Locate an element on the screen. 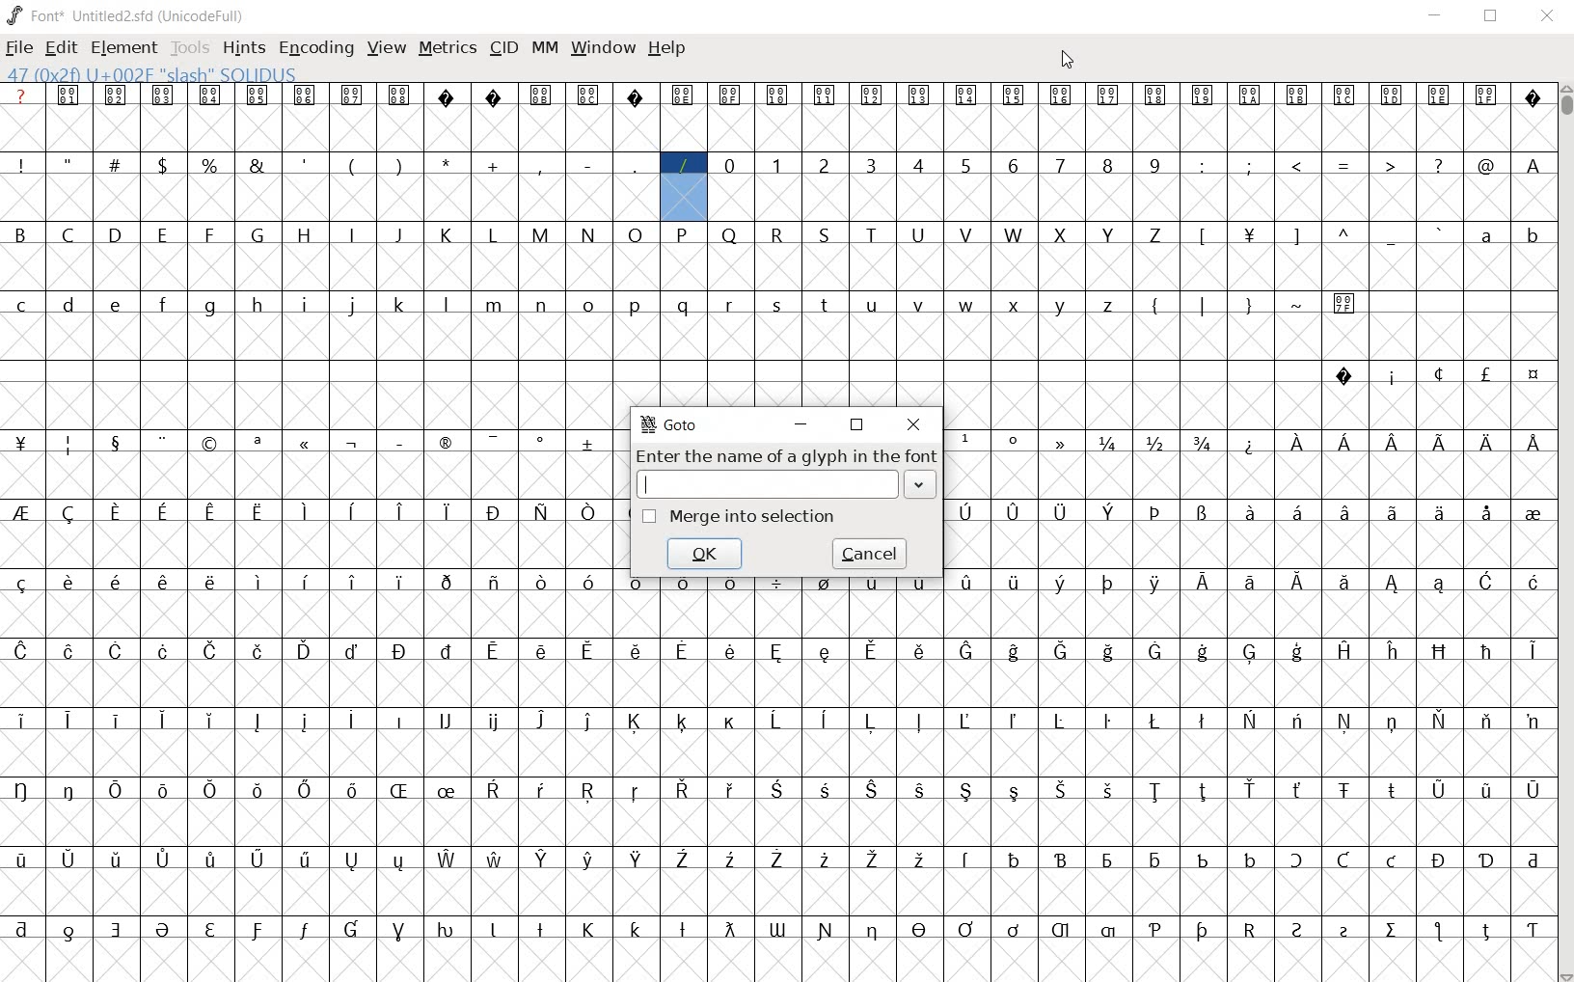 The image size is (1574, 982). glyph is located at coordinates (307, 305).